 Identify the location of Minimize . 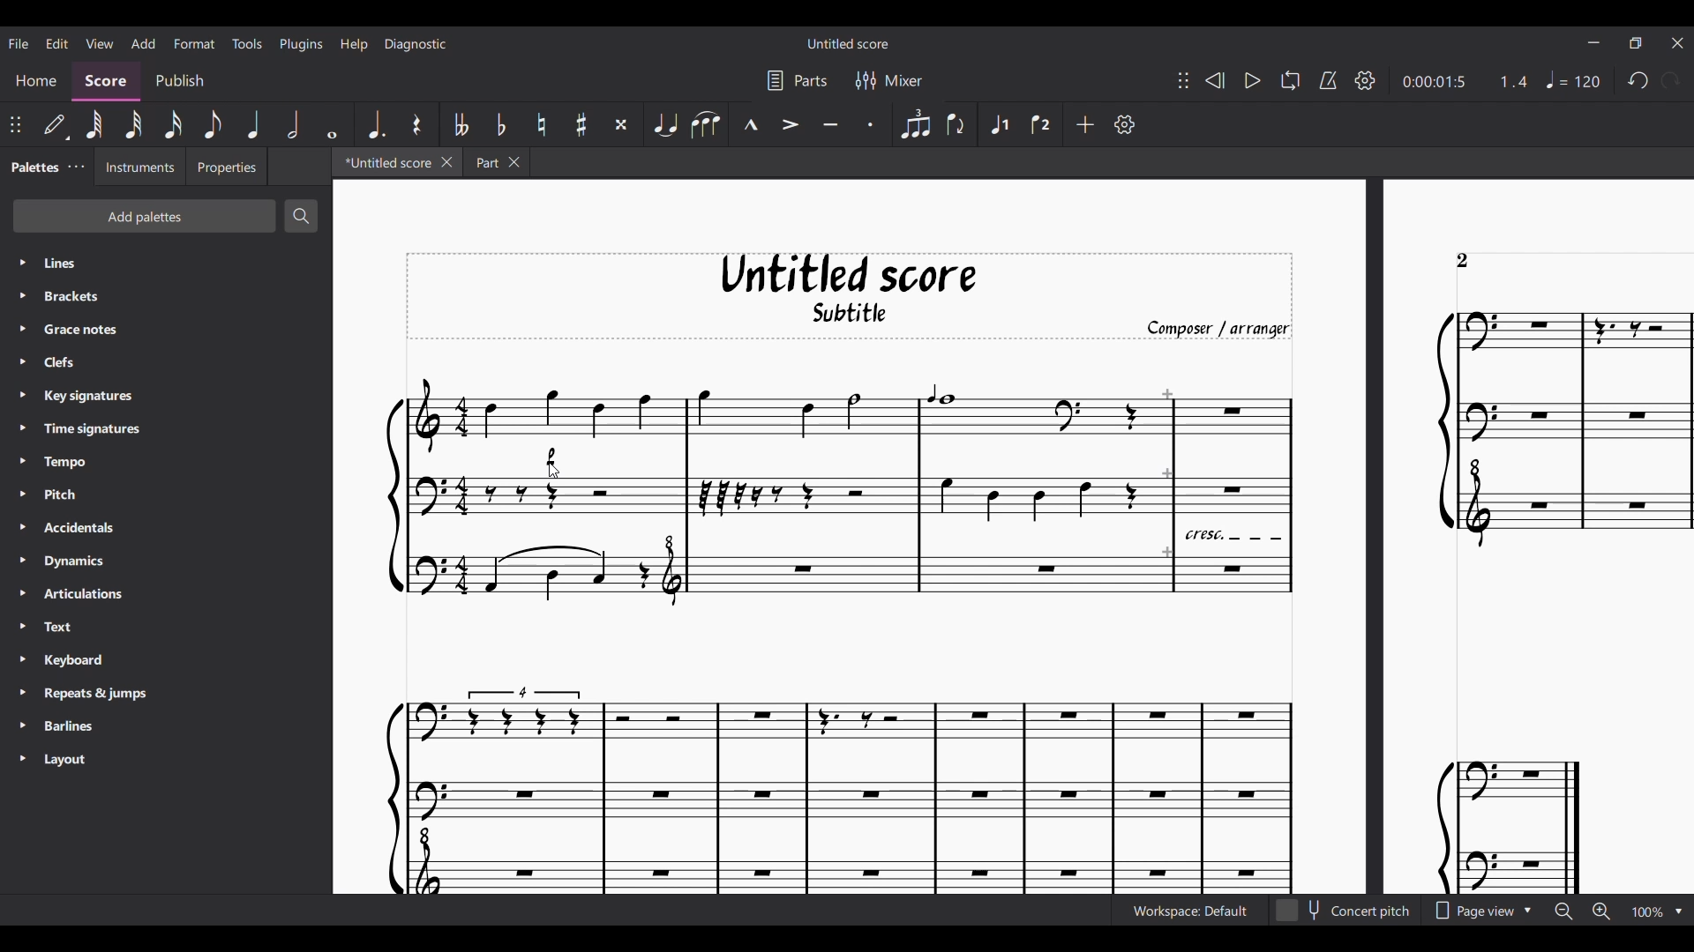
(1594, 42).